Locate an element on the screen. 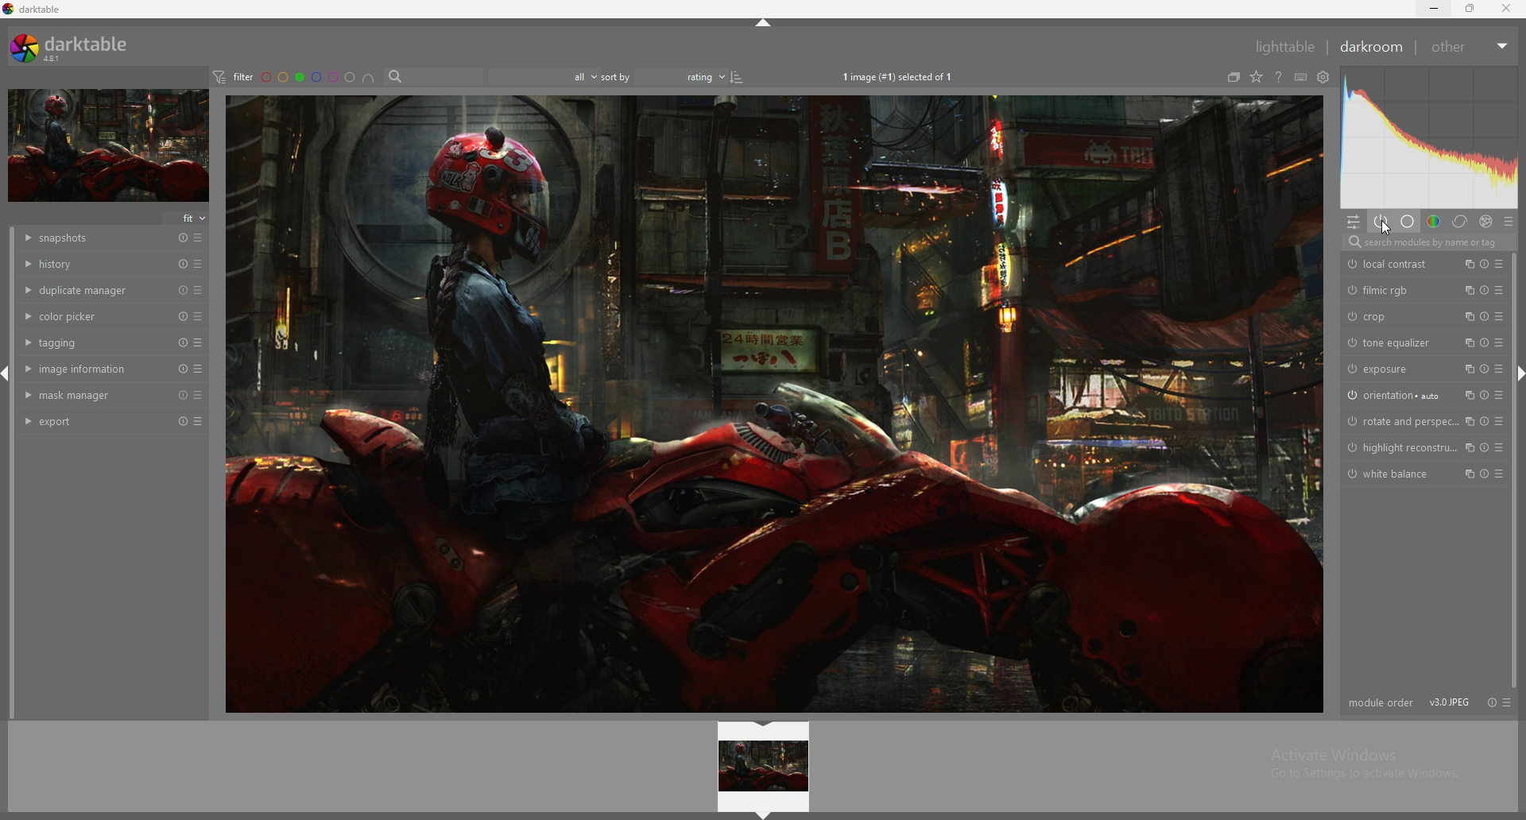 The height and width of the screenshot is (820, 1526).  is located at coordinates (2554, 125).